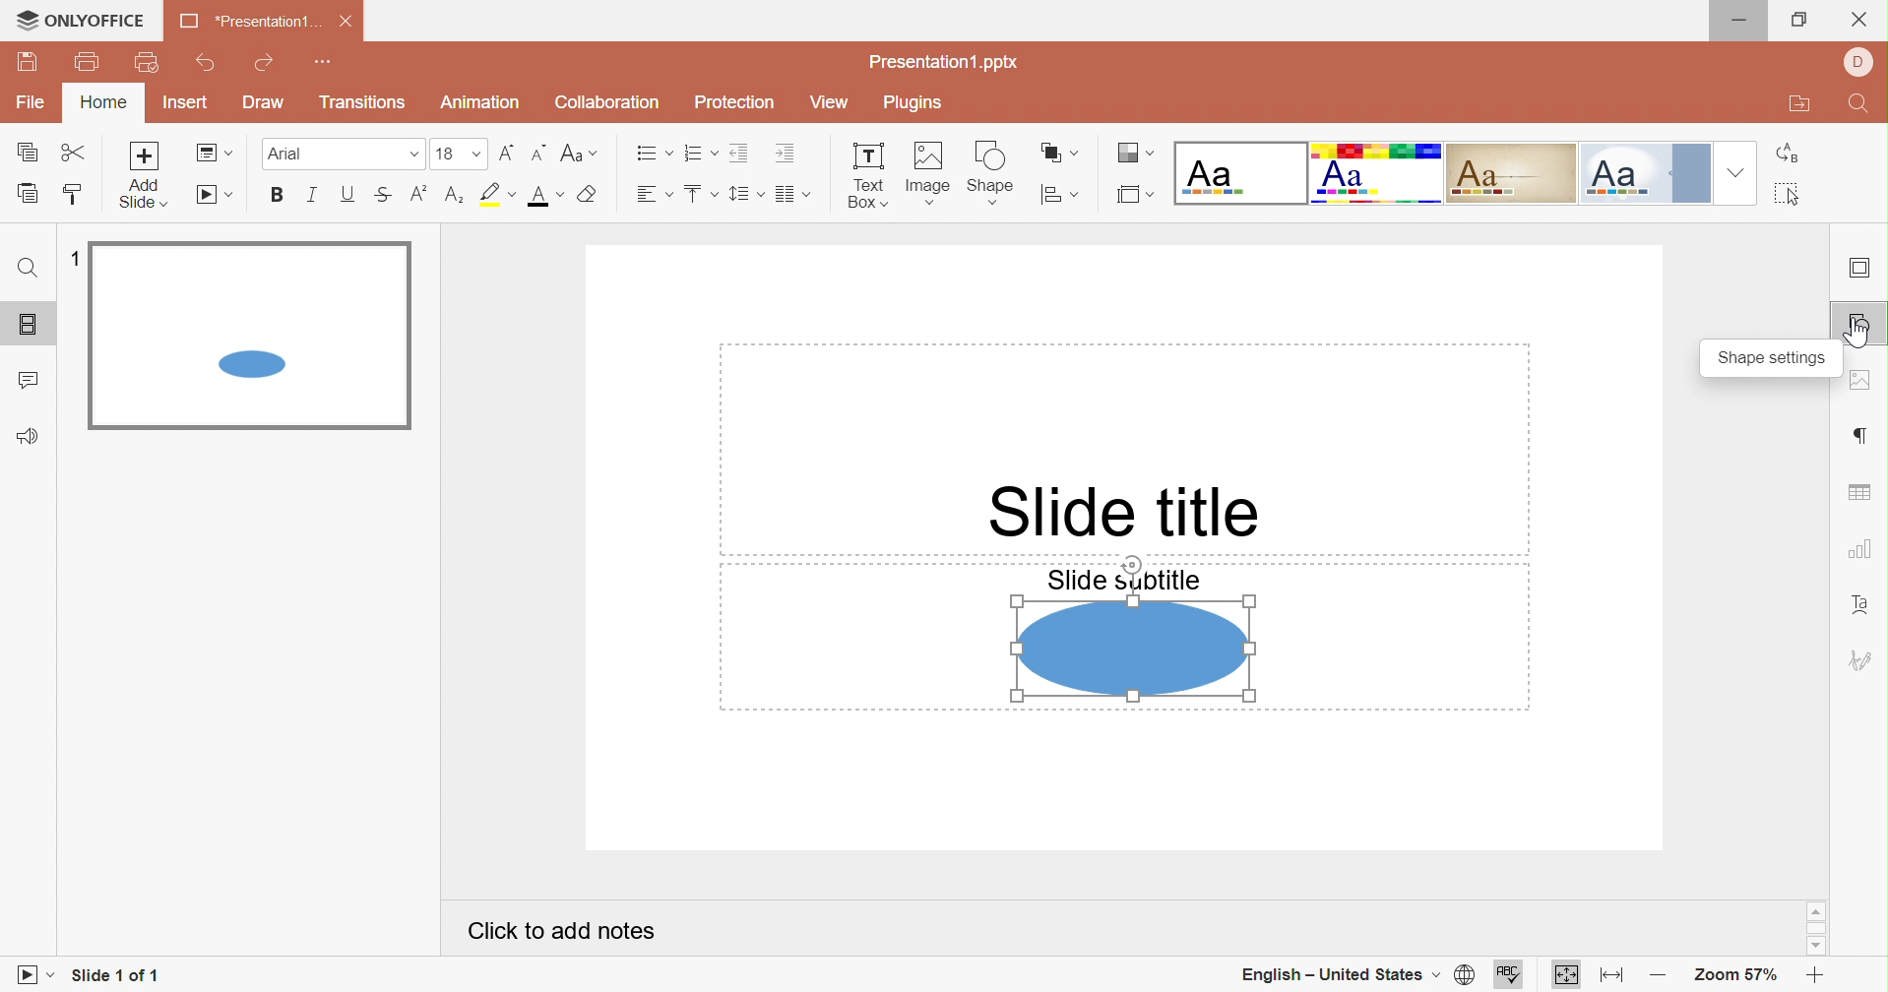 The height and width of the screenshot is (992, 1888). I want to click on Decrease Indent, so click(739, 155).